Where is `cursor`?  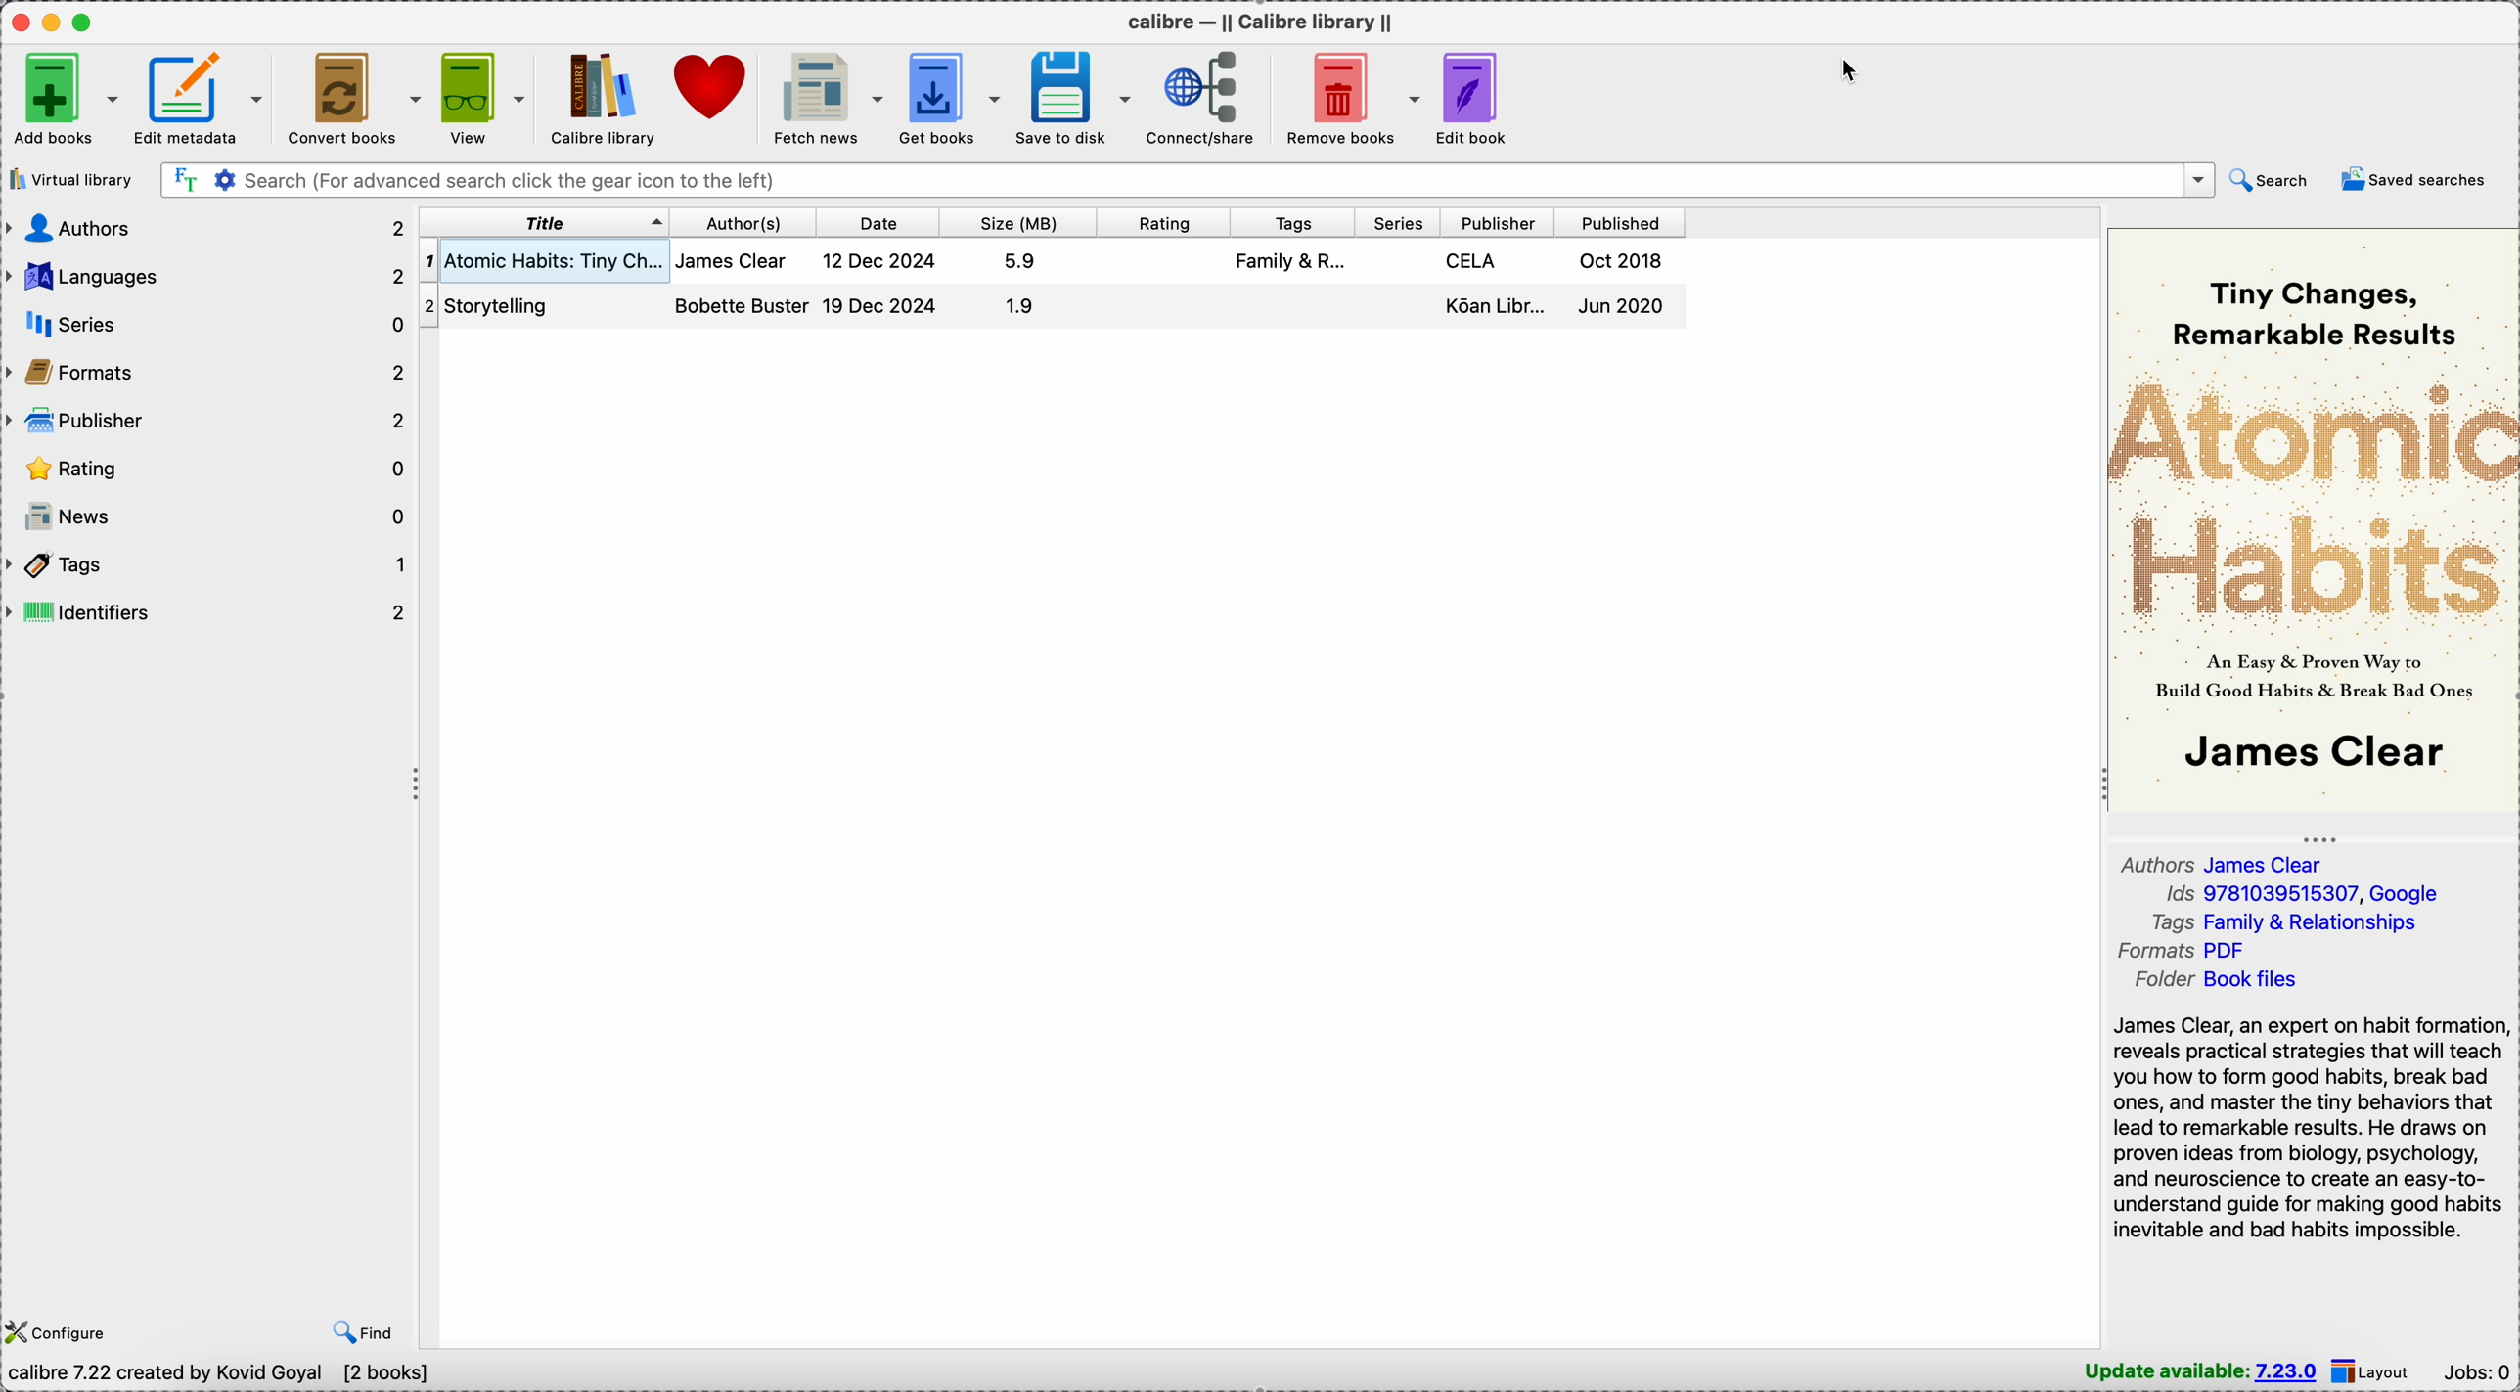 cursor is located at coordinates (1854, 69).